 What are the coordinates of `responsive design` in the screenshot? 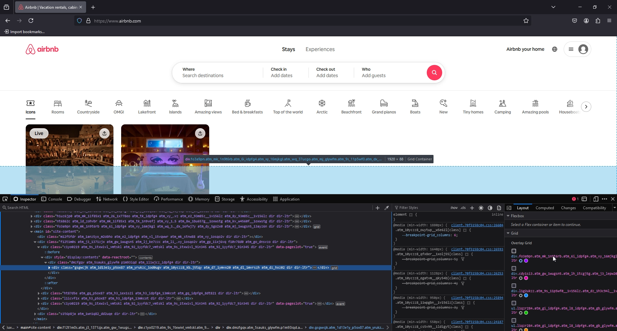 It's located at (596, 198).